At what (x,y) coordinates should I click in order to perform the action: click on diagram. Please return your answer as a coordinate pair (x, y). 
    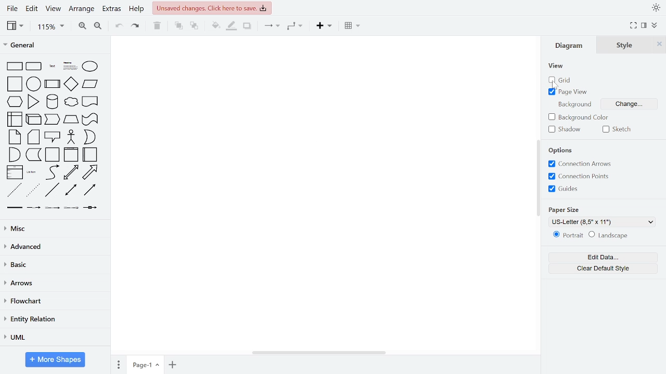
    Looking at the image, I should click on (571, 46).